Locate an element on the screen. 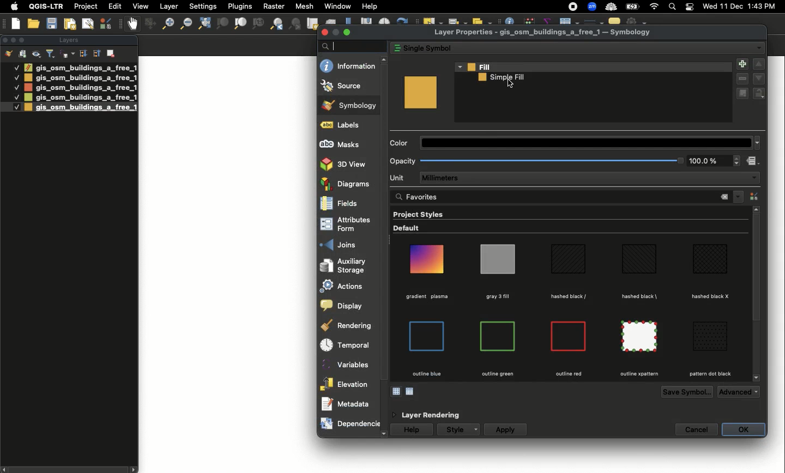  down is located at coordinates (384, 434).